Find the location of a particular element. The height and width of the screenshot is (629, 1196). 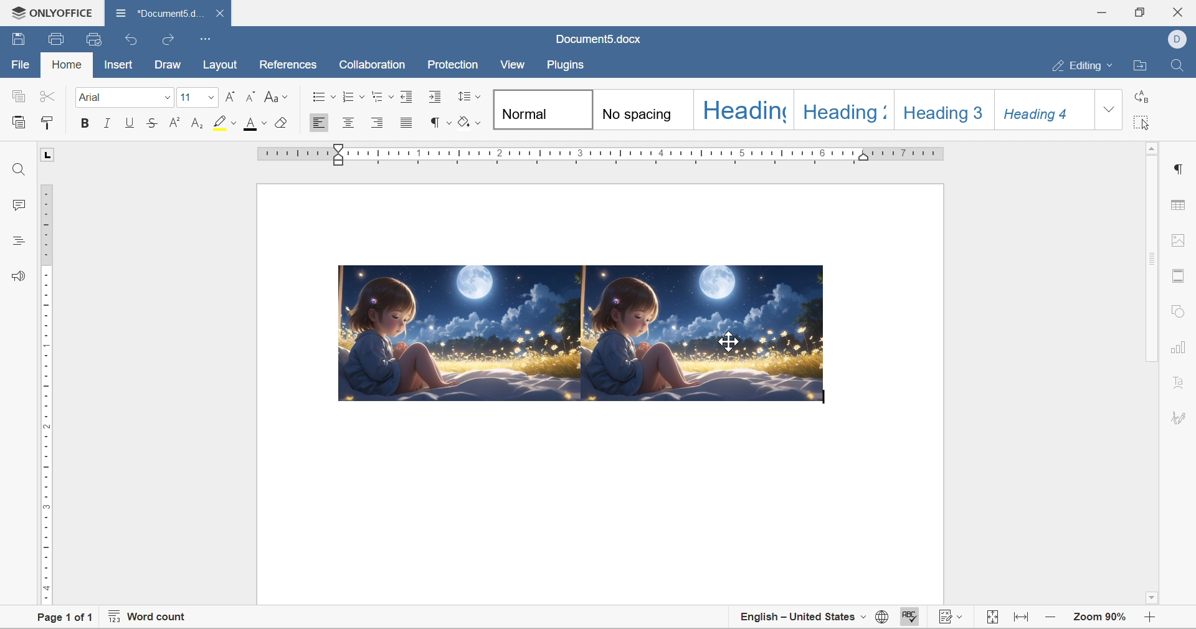

find is located at coordinates (1178, 65).